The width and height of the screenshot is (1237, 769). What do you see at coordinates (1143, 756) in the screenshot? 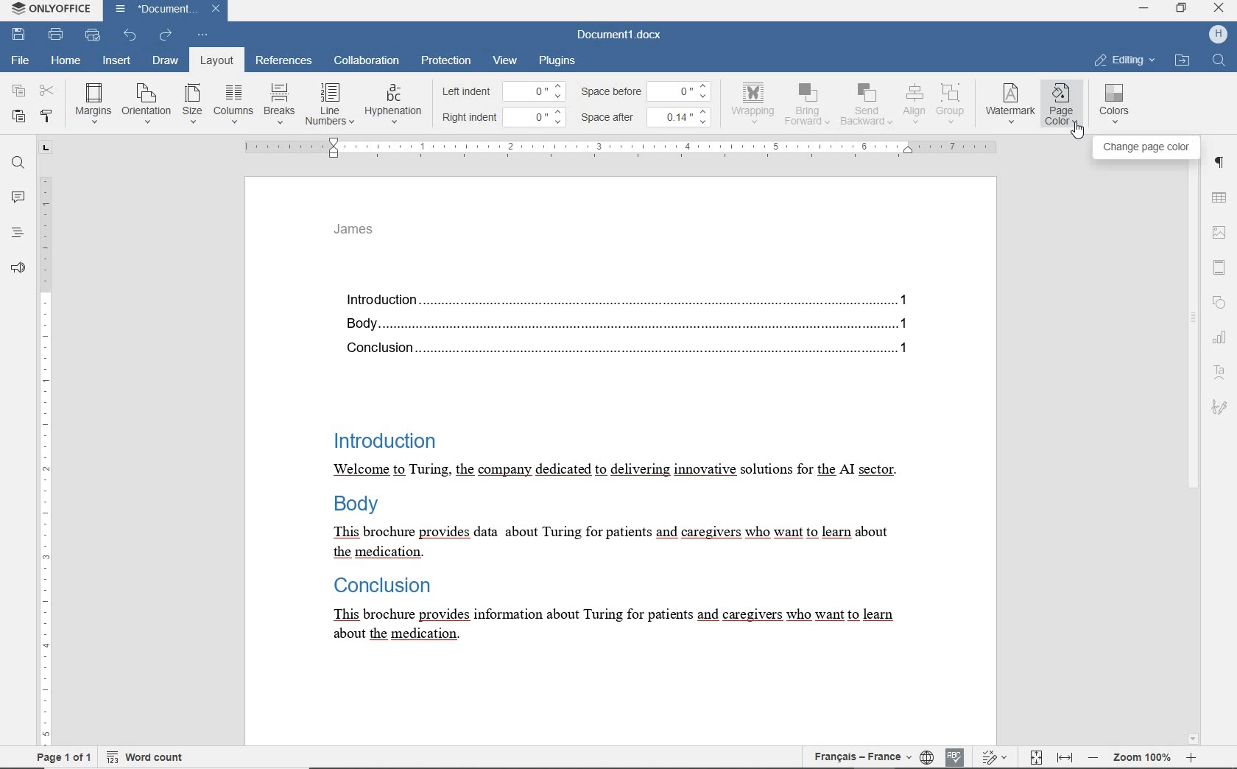
I see `zoom out or zoom in` at bounding box center [1143, 756].